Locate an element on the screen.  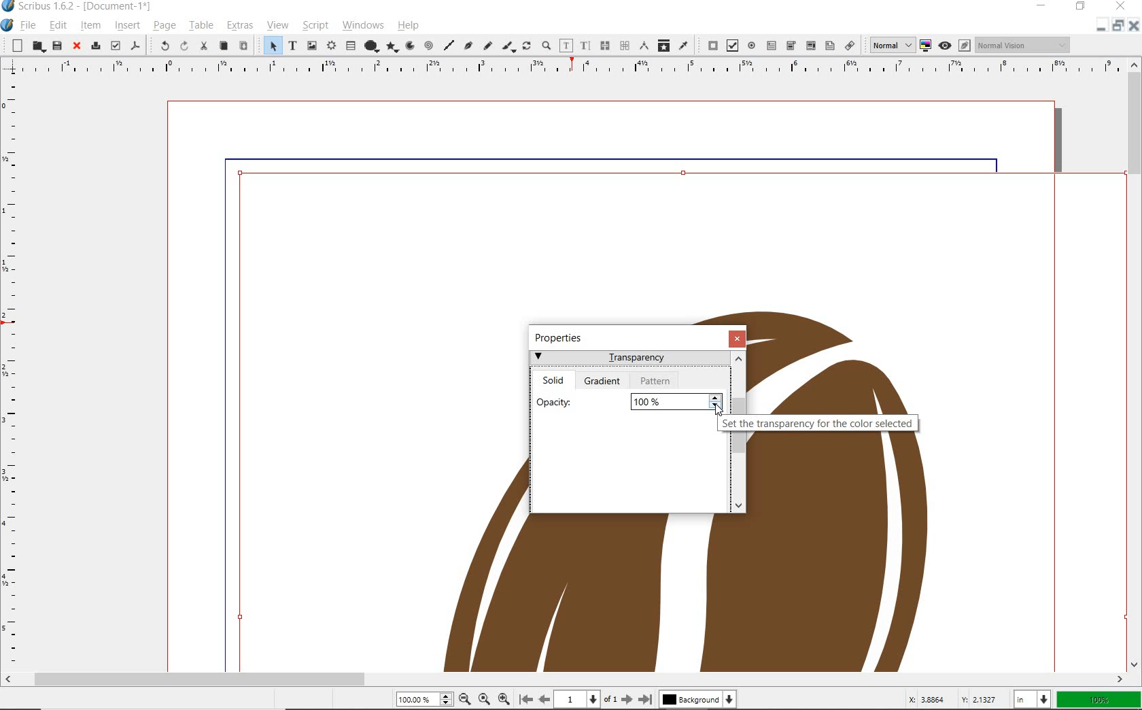
insert is located at coordinates (126, 26).